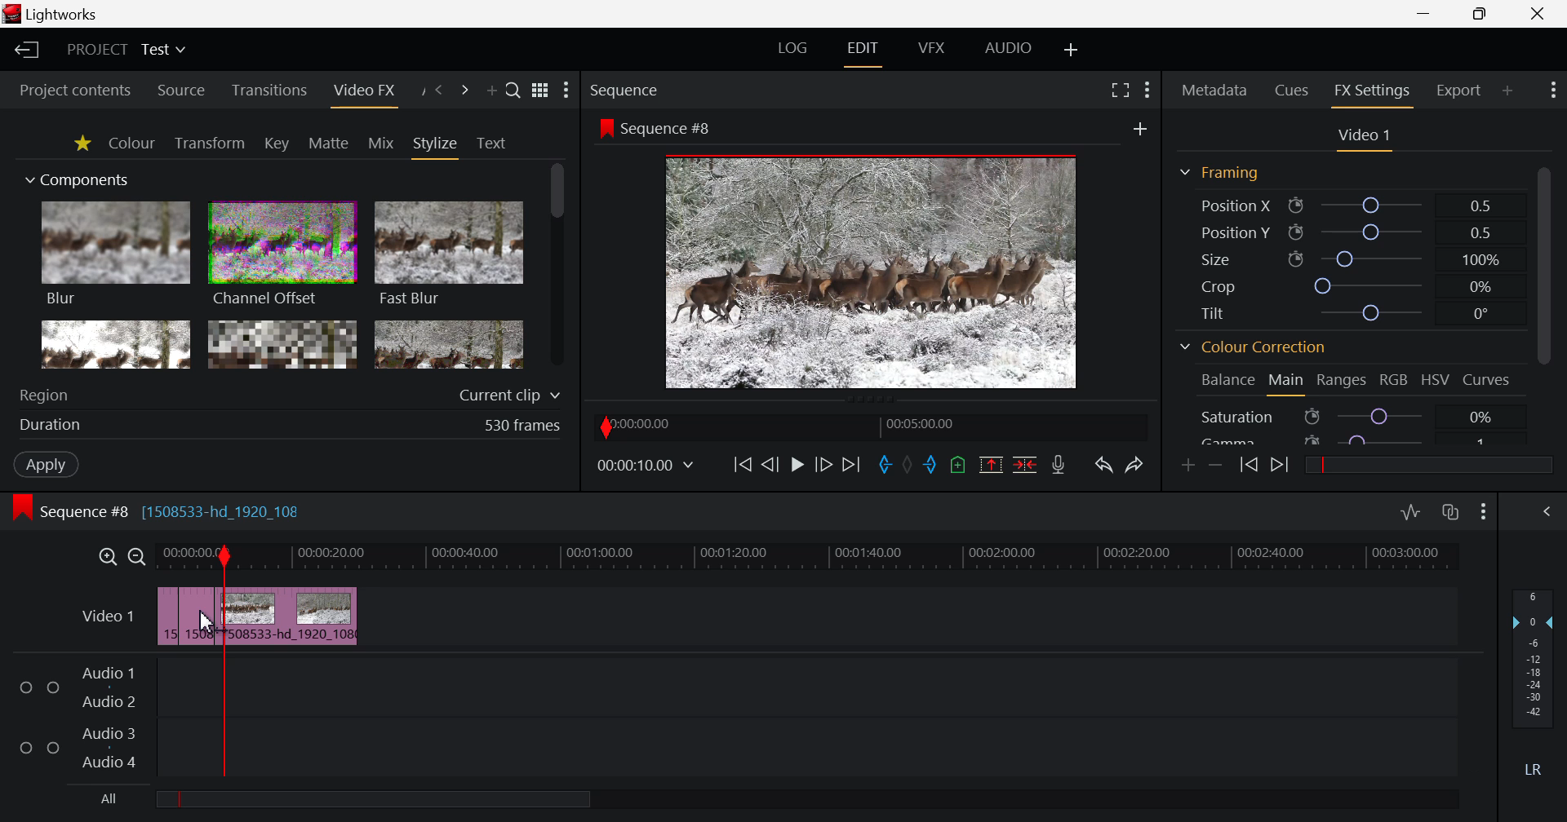 Image resolution: width=1567 pixels, height=822 pixels. Describe the element at coordinates (930, 49) in the screenshot. I see `VFX Layout` at that location.